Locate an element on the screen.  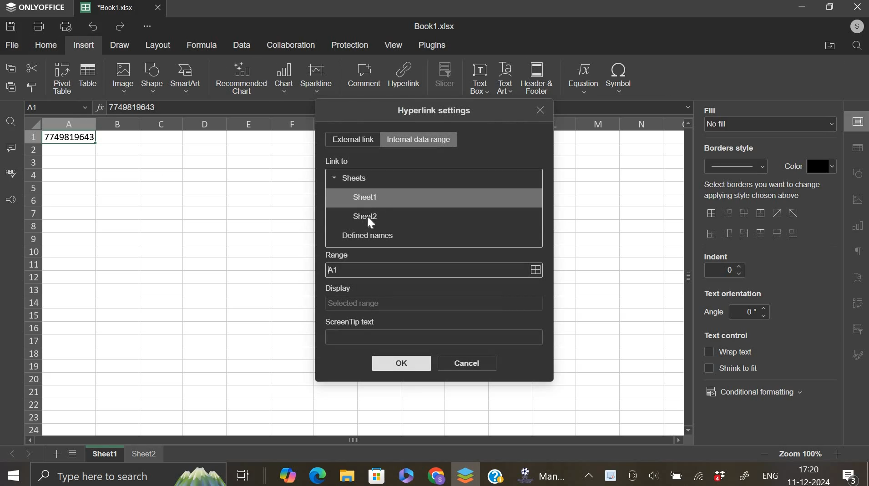
sheet 2 is located at coordinates (145, 457).